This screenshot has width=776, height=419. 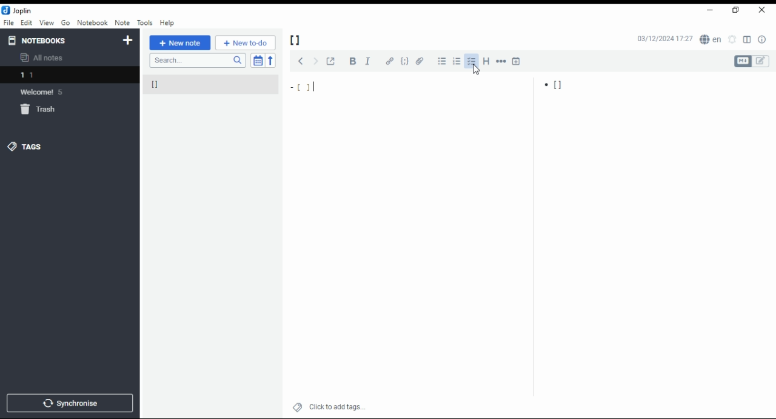 I want to click on close window, so click(x=762, y=11).